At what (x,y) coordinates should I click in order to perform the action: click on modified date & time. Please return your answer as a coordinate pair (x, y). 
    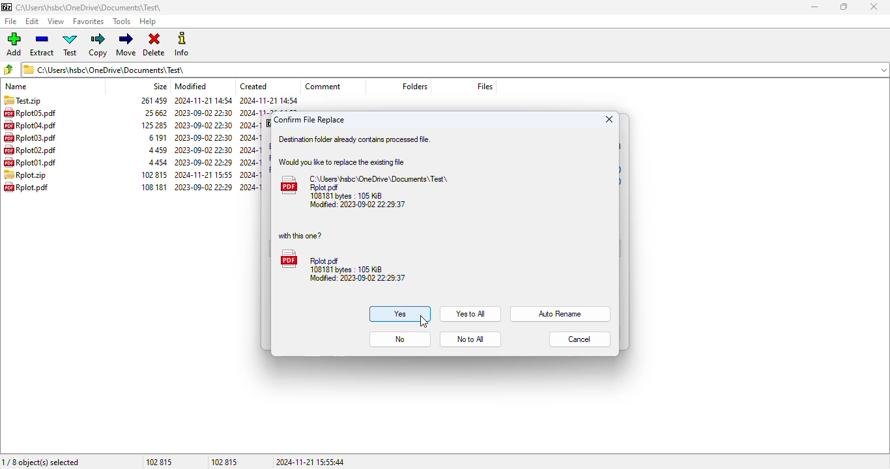
    Looking at the image, I should click on (203, 143).